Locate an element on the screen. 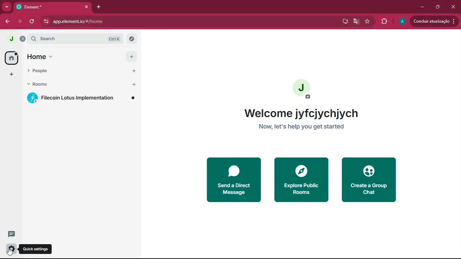  maximize is located at coordinates (438, 6).